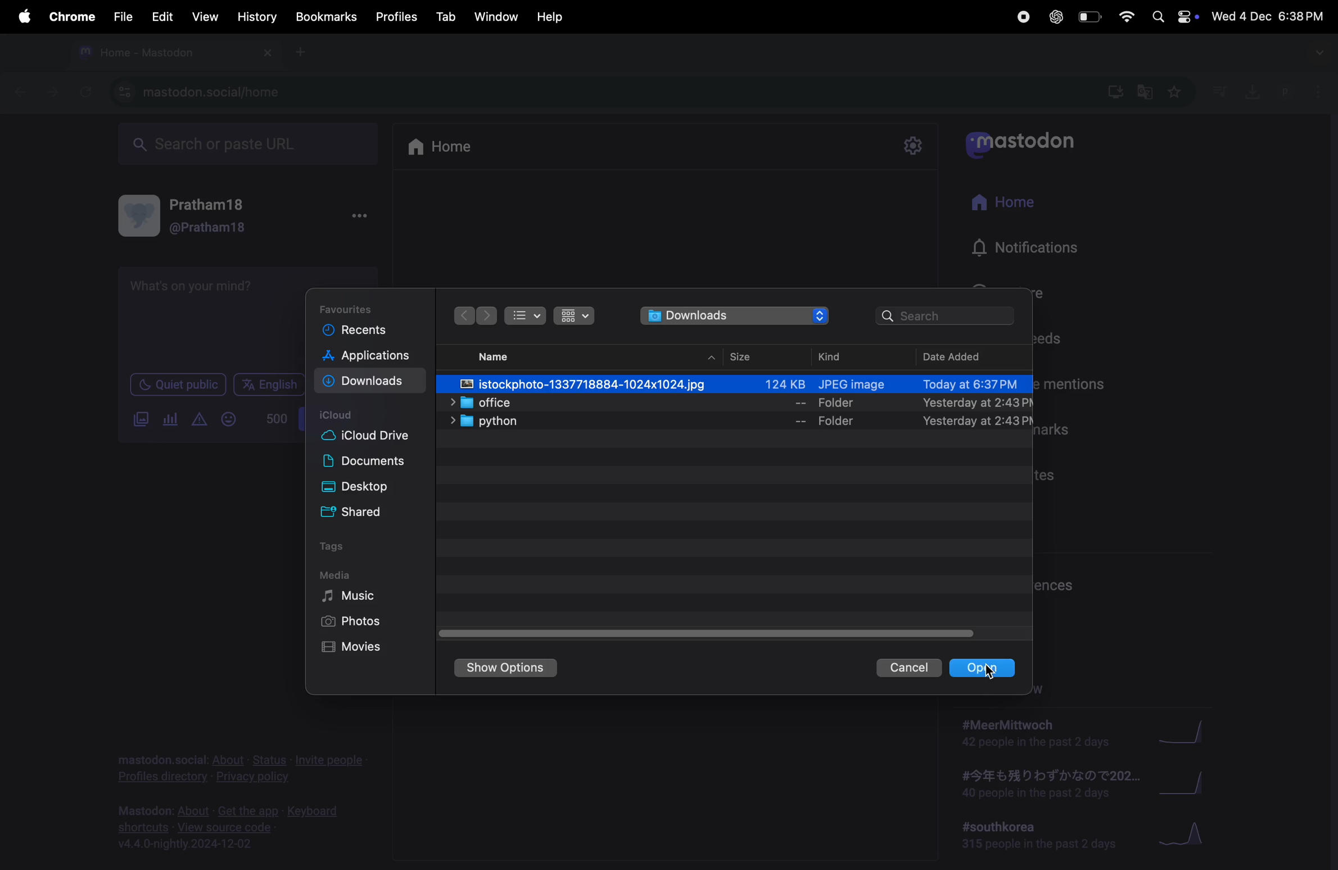 Image resolution: width=1338 pixels, height=870 pixels. I want to click on favourites, so click(353, 306).